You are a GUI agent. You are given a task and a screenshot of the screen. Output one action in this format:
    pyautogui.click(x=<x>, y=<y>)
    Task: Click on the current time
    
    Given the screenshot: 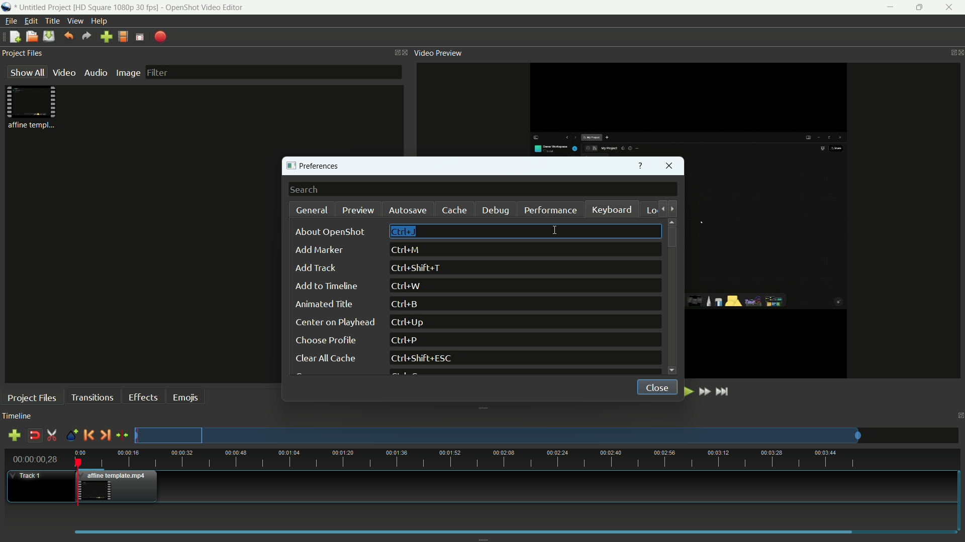 What is the action you would take?
    pyautogui.click(x=36, y=459)
    